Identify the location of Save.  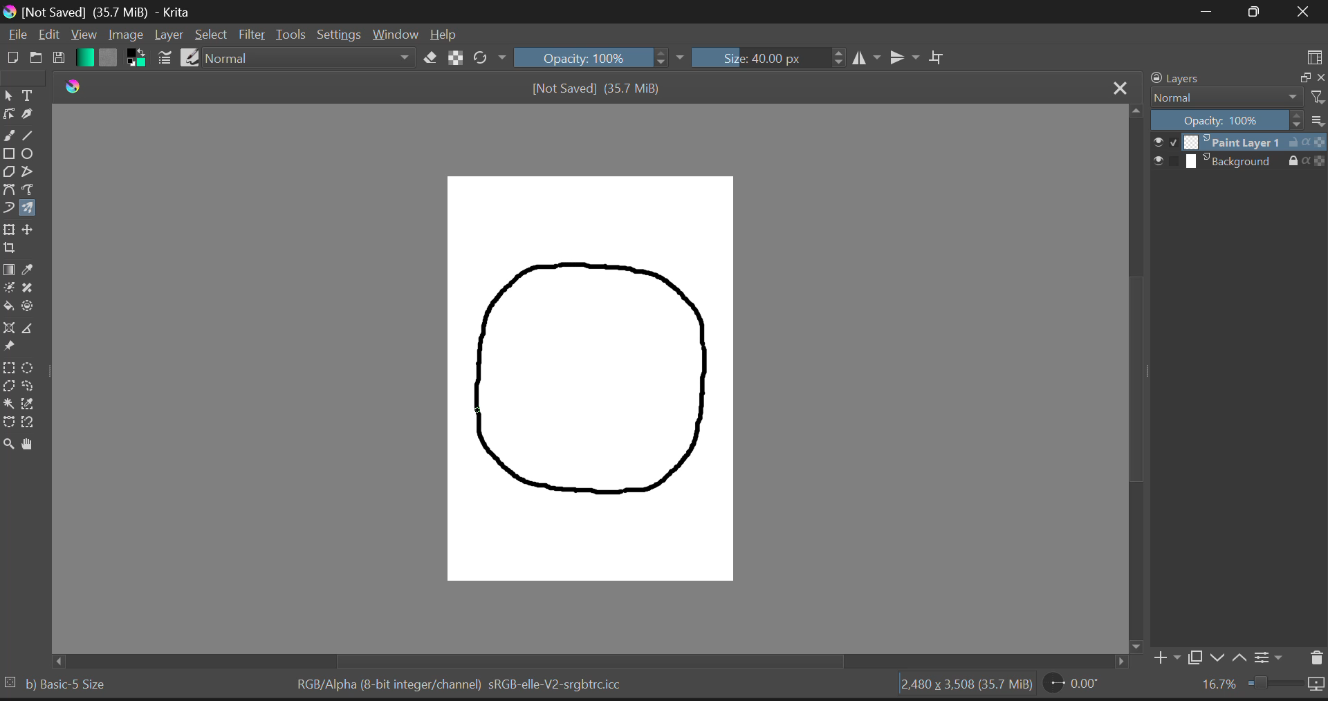
(58, 59).